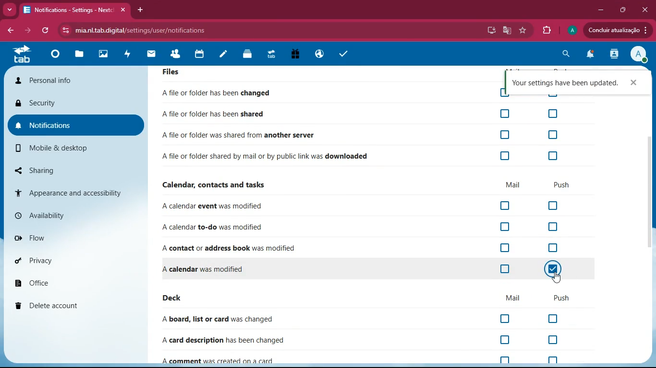  Describe the element at coordinates (107, 55) in the screenshot. I see `images` at that location.